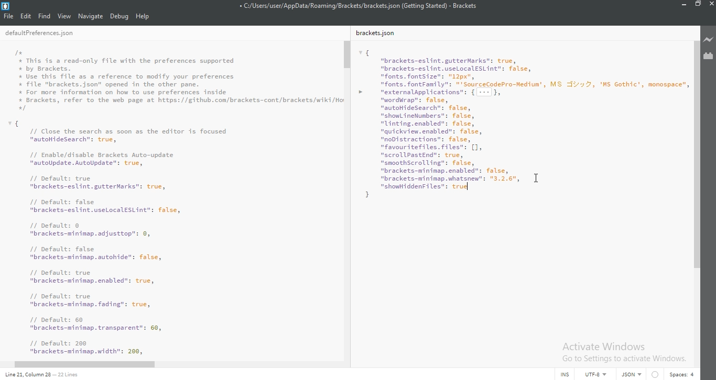 The width and height of the screenshot is (716, 380). Describe the element at coordinates (523, 113) in the screenshot. I see `1
“brackets-eslint.gutterMarks": true,
“brackets-eslint.useLocalESLint": false,
“fonts. fontsize": "12px",
“fonts. fontFamily": "'SourceCodePro-Mediun', MS Tf/y2, 'MS Gothic’, monospace"

> vexternalpplications™: {|---|},
“wordwrap": false,
“autoMideSearch”: false,
“shoul ineNumbers": false,
“Uinting.enabled": false,
“quickview.enabled”: false,
“nobistractions": false,
“favouritefiles. files": [1,
“scrollPastEnd’: true,
“smoothscrolling": false,
“brackets-mininap. enabled": false,

: "brackets-minimap.whatsnew": "3.2.6", J` at that location.